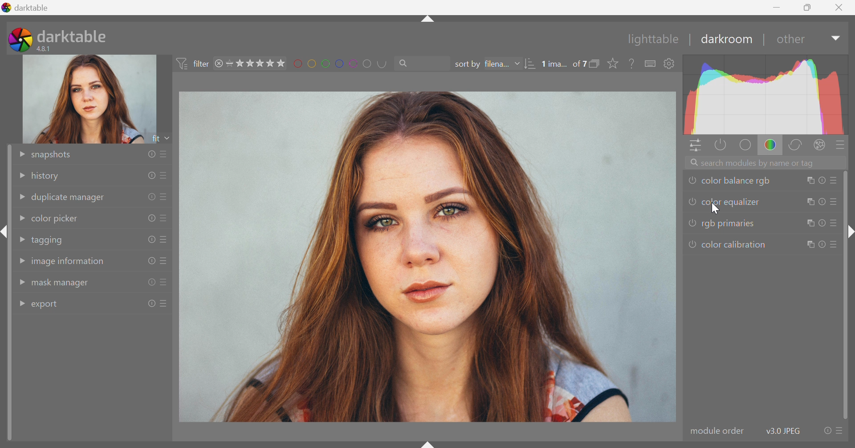  I want to click on sort, so click(530, 64).